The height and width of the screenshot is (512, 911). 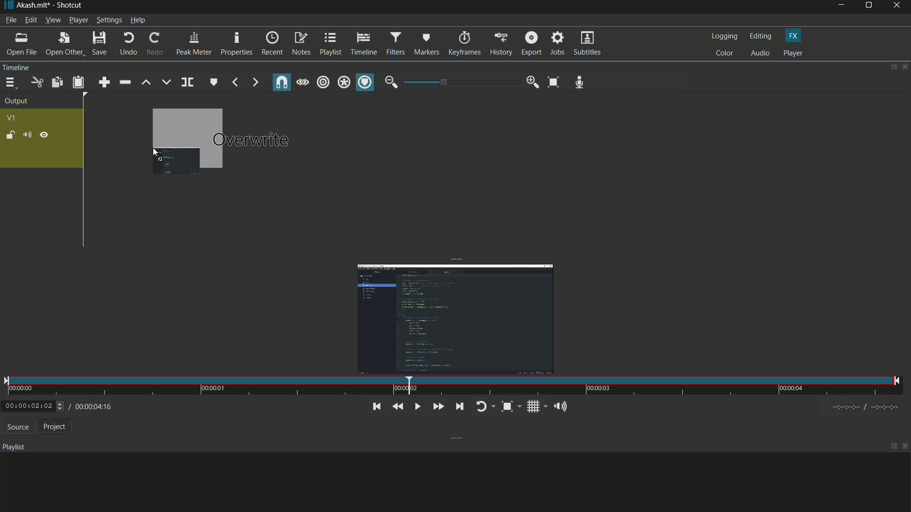 What do you see at coordinates (363, 43) in the screenshot?
I see `timeline` at bounding box center [363, 43].